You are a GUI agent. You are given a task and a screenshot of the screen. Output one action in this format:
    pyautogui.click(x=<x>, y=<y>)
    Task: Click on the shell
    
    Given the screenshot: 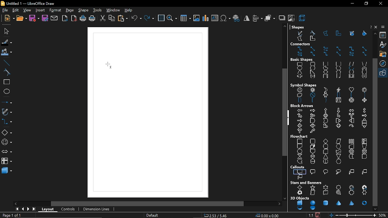 What is the action you would take?
    pyautogui.click(x=300, y=208)
    